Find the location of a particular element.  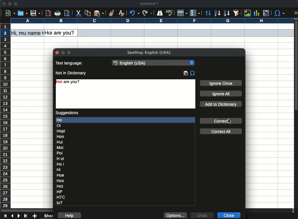

cut is located at coordinates (78, 13).